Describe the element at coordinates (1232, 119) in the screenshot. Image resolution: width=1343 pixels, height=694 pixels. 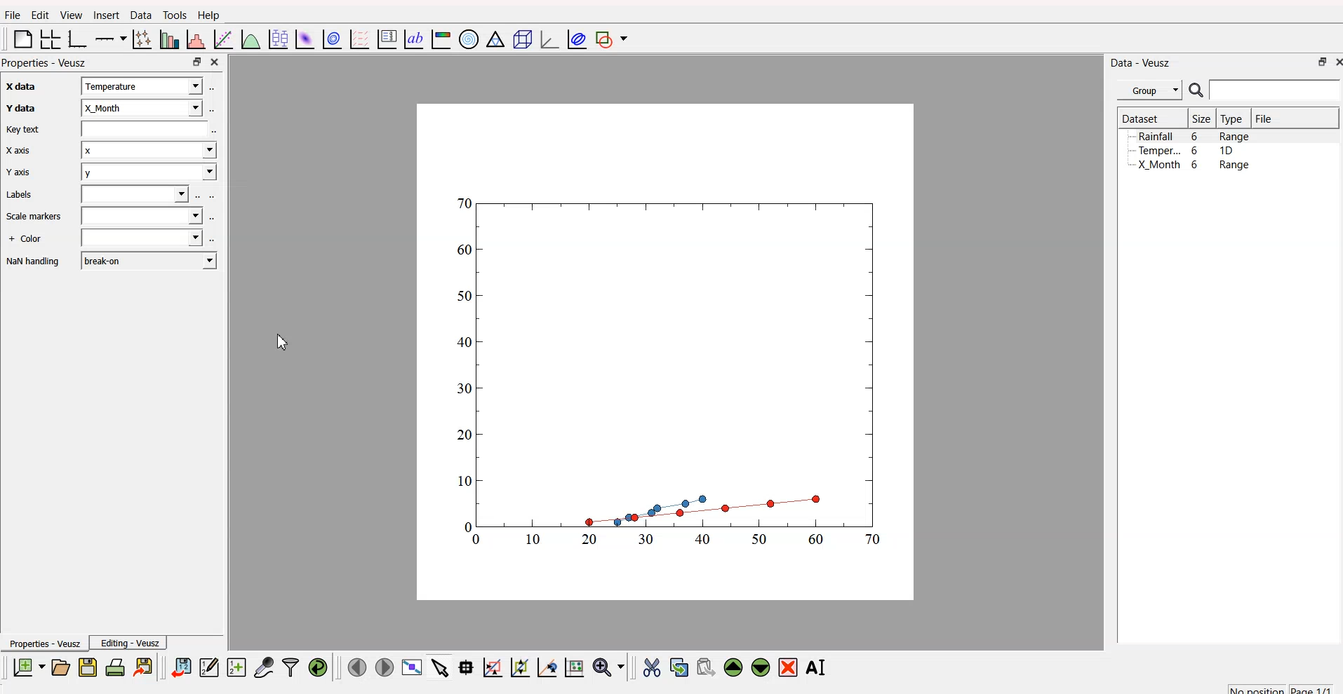
I see `Type` at that location.